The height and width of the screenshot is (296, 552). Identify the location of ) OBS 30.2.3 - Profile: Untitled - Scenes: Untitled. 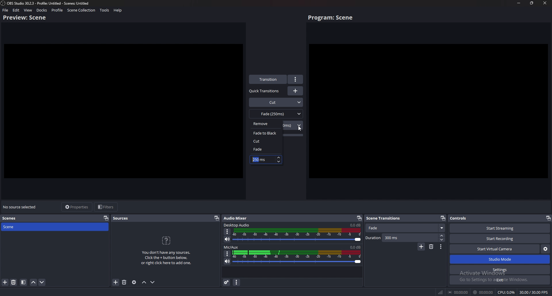
(49, 3).